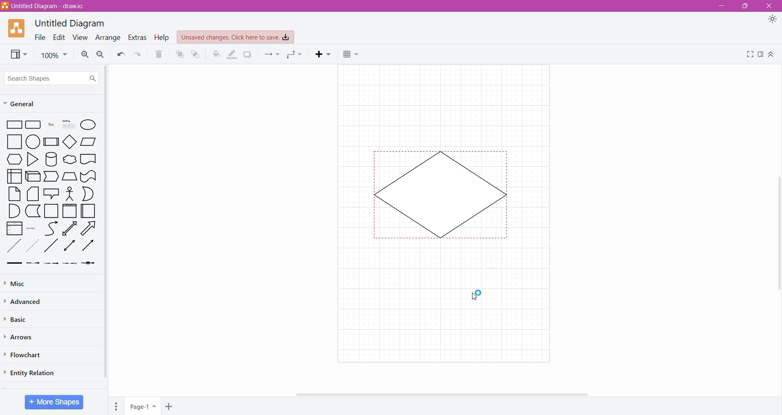  I want to click on Minimize, so click(721, 6).